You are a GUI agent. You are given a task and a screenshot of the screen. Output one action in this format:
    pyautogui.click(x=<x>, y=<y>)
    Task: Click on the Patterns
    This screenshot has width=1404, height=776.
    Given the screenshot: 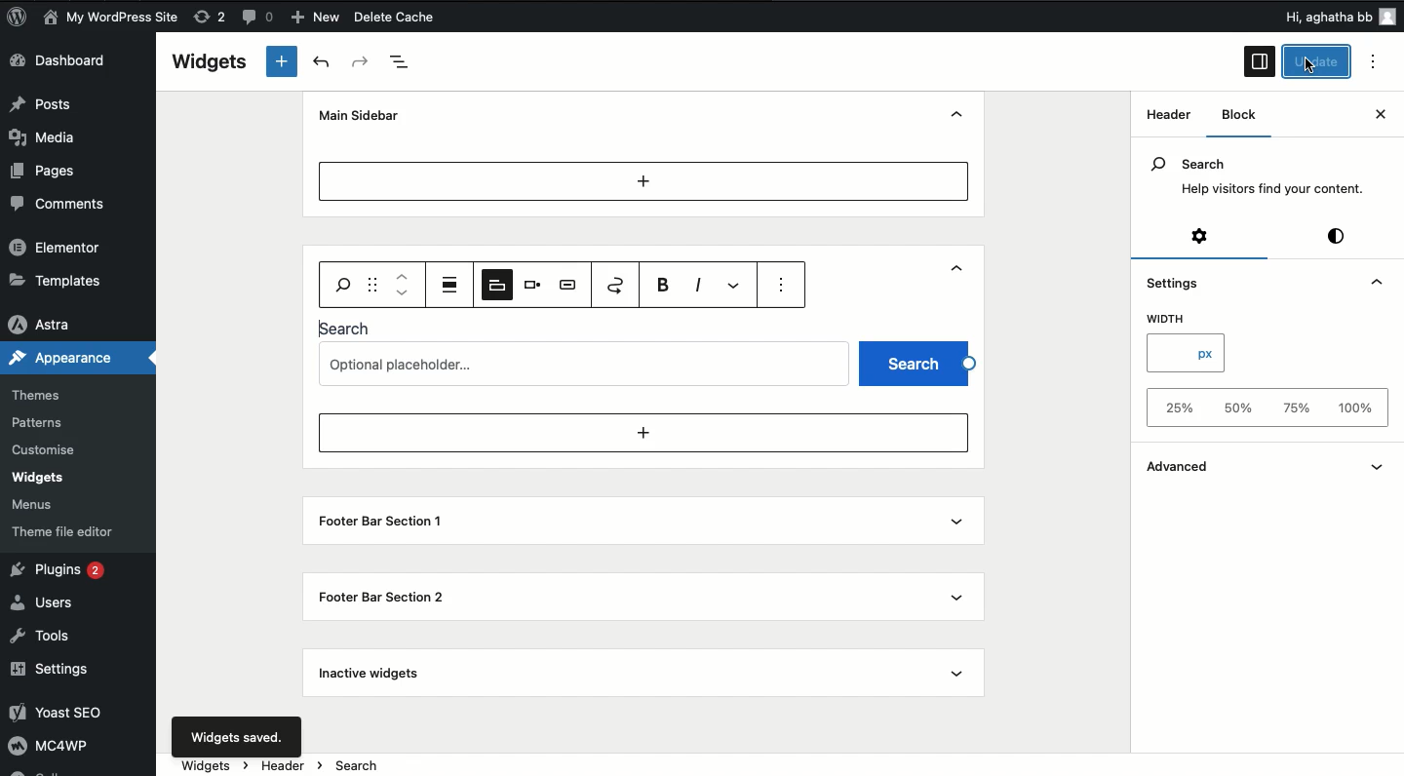 What is the action you would take?
    pyautogui.click(x=43, y=423)
    